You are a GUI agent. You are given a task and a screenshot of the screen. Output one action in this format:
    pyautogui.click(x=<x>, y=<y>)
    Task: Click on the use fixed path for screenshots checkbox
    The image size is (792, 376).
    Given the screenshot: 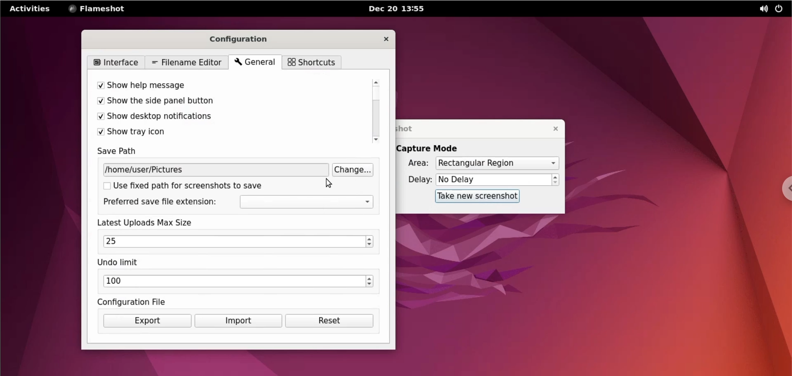 What is the action you would take?
    pyautogui.click(x=199, y=187)
    